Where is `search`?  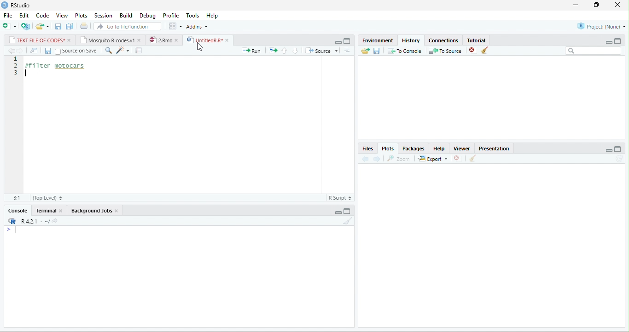 search is located at coordinates (108, 51).